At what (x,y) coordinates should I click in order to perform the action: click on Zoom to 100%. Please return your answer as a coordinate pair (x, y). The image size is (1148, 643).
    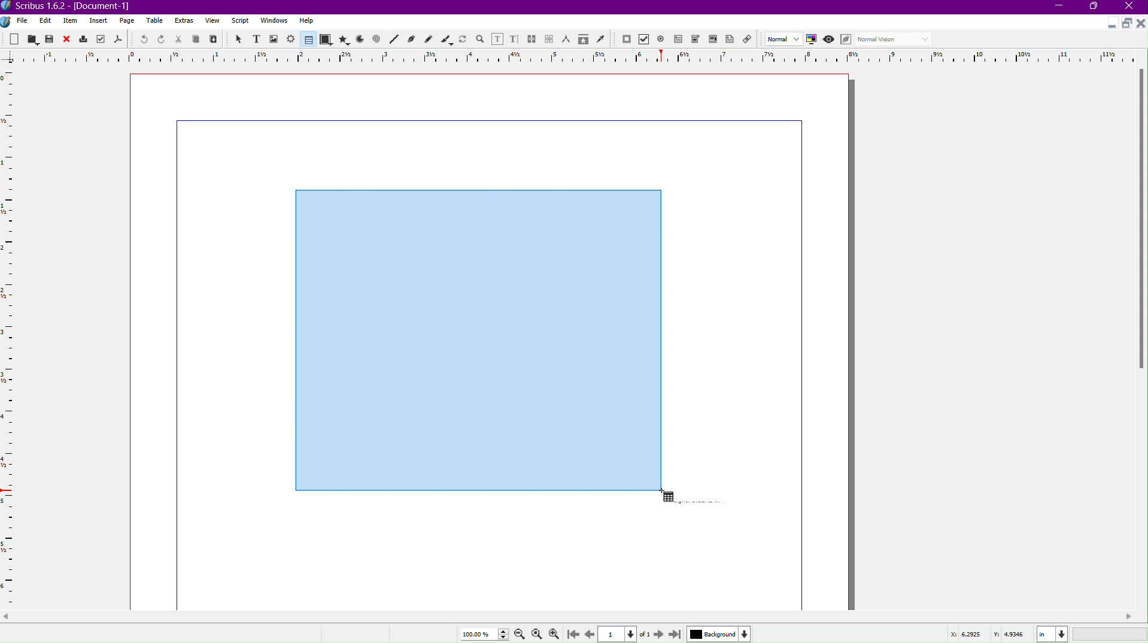
    Looking at the image, I should click on (536, 632).